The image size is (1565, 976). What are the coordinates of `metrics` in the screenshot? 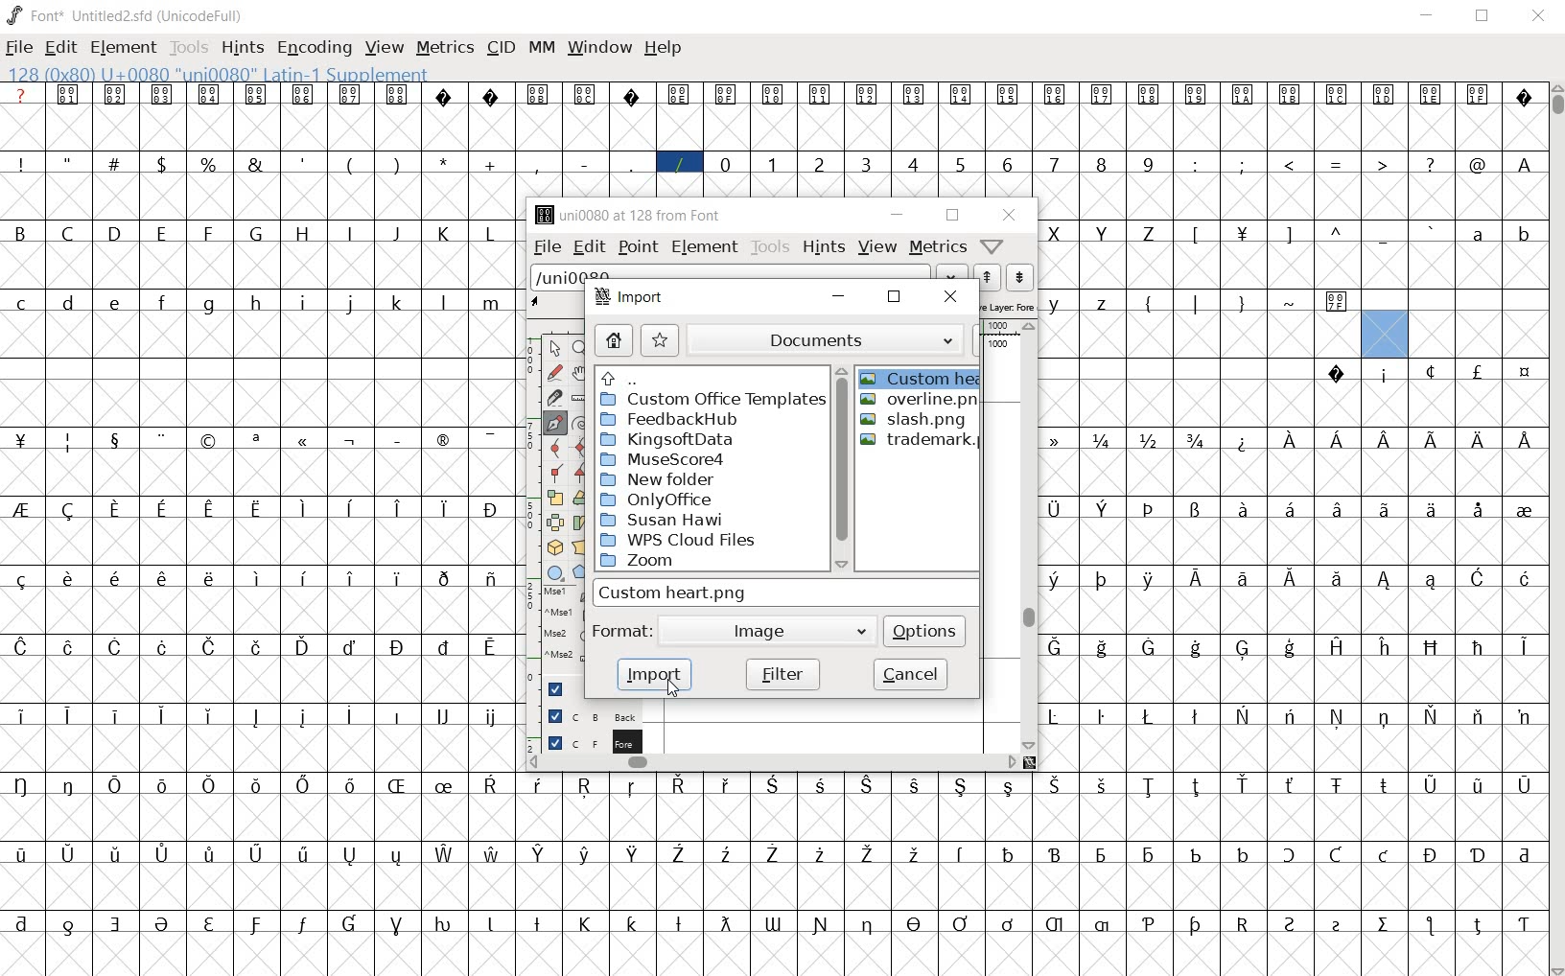 It's located at (936, 246).